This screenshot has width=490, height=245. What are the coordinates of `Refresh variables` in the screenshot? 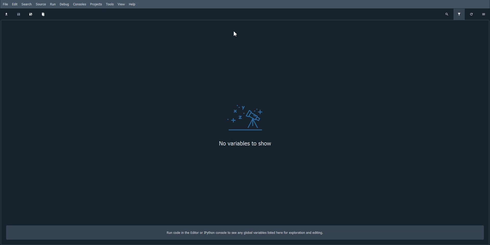 It's located at (472, 14).